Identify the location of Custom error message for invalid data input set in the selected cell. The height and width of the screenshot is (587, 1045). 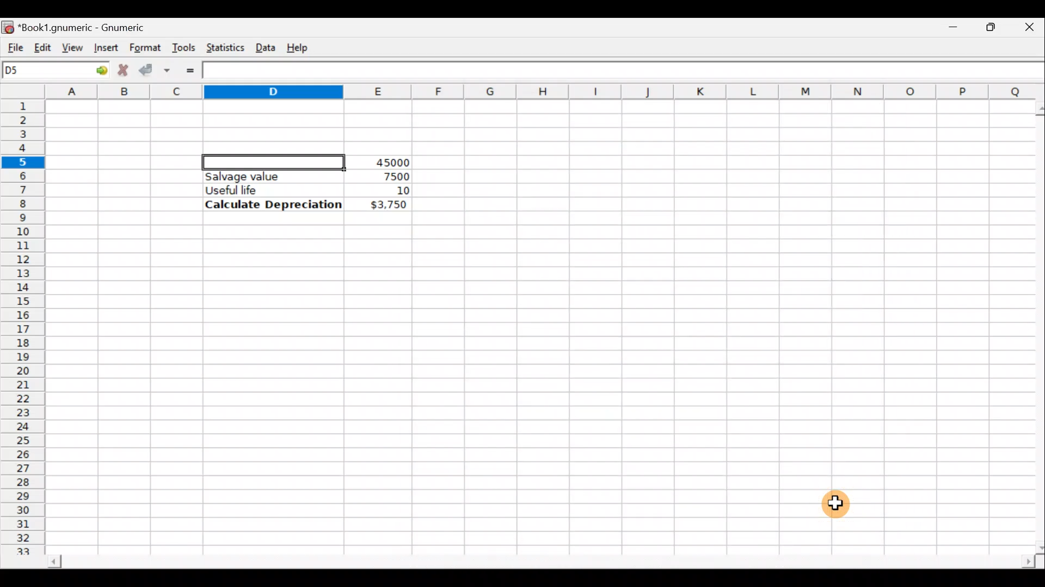
(274, 160).